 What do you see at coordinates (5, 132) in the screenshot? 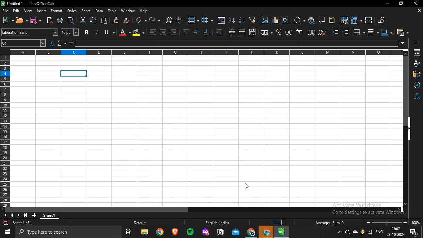
I see `row` at bounding box center [5, 132].